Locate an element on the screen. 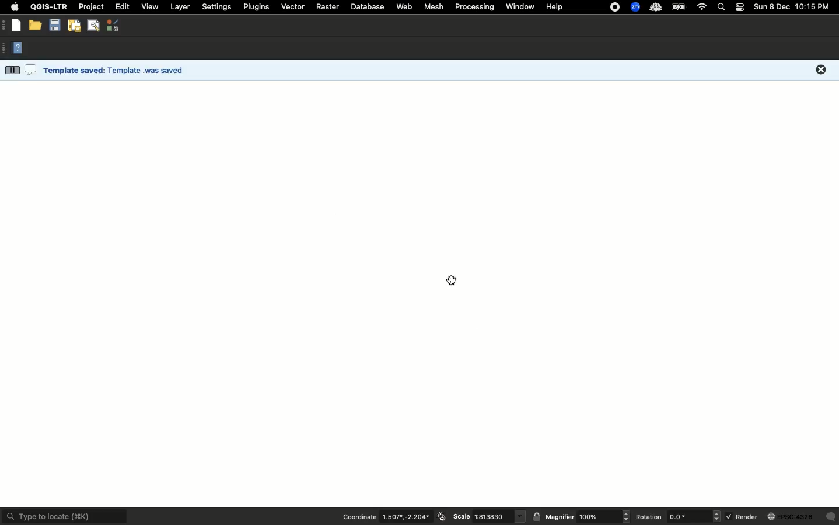  New  is located at coordinates (14, 25).